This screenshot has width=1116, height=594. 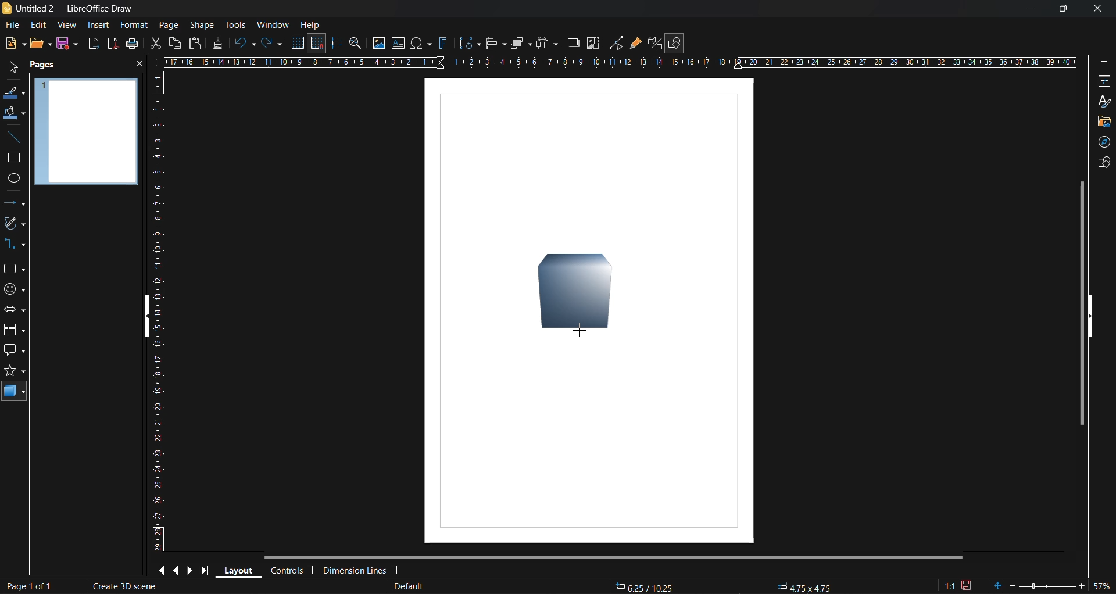 What do you see at coordinates (618, 42) in the screenshot?
I see `toggle point edit mode` at bounding box center [618, 42].